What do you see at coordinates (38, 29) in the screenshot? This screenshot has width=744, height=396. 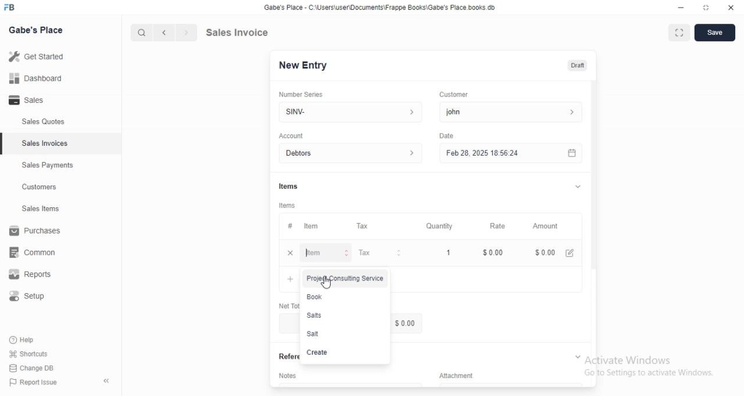 I see `Gabe's Place` at bounding box center [38, 29].